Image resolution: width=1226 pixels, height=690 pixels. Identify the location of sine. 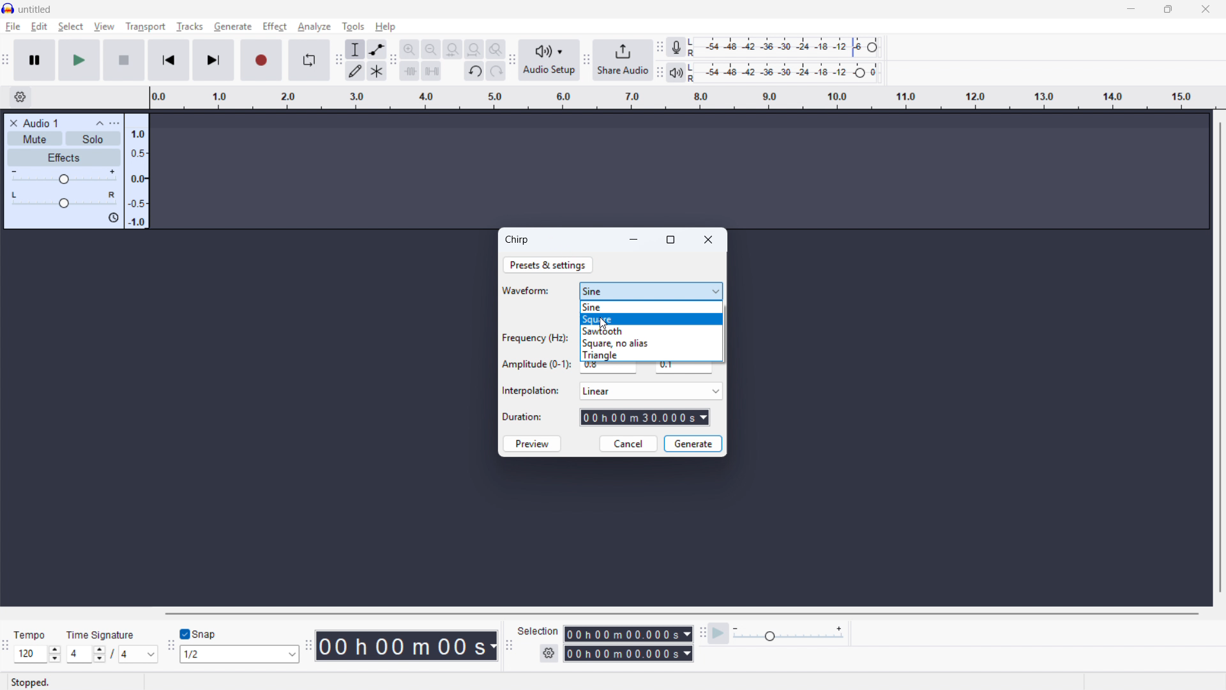
(653, 307).